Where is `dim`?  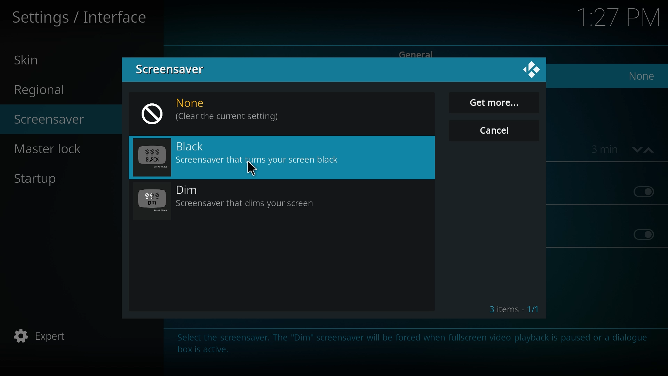 dim is located at coordinates (229, 200).